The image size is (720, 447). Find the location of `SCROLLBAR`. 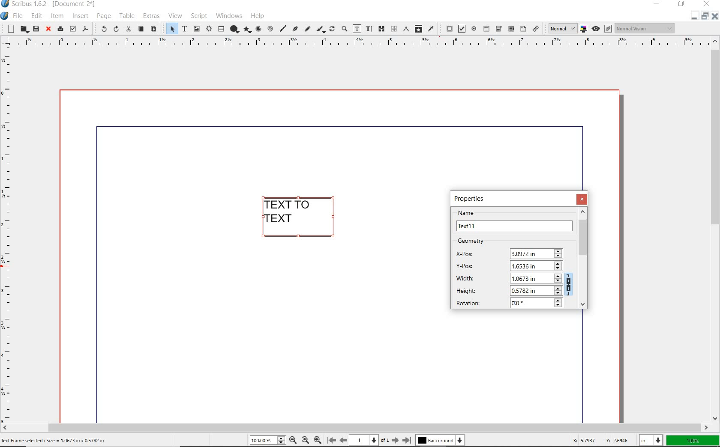

SCROLLBAR is located at coordinates (584, 258).